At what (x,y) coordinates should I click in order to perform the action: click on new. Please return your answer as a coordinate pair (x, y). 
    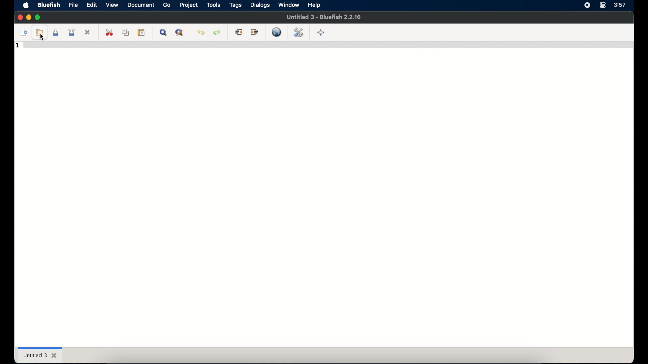
    Looking at the image, I should click on (23, 33).